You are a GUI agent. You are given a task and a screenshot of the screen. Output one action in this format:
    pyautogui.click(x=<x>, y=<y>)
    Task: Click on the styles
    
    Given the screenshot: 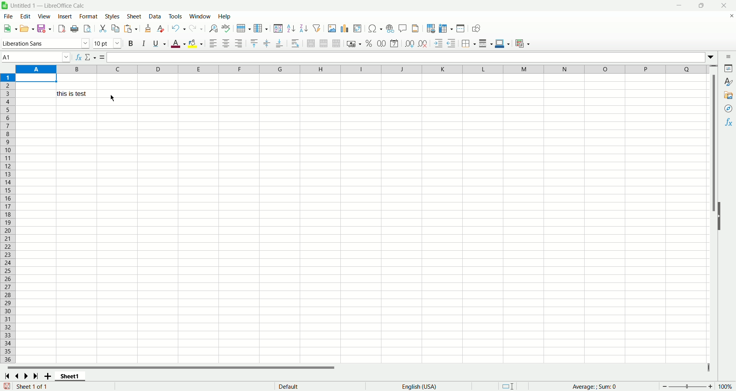 What is the action you would take?
    pyautogui.click(x=728, y=82)
    